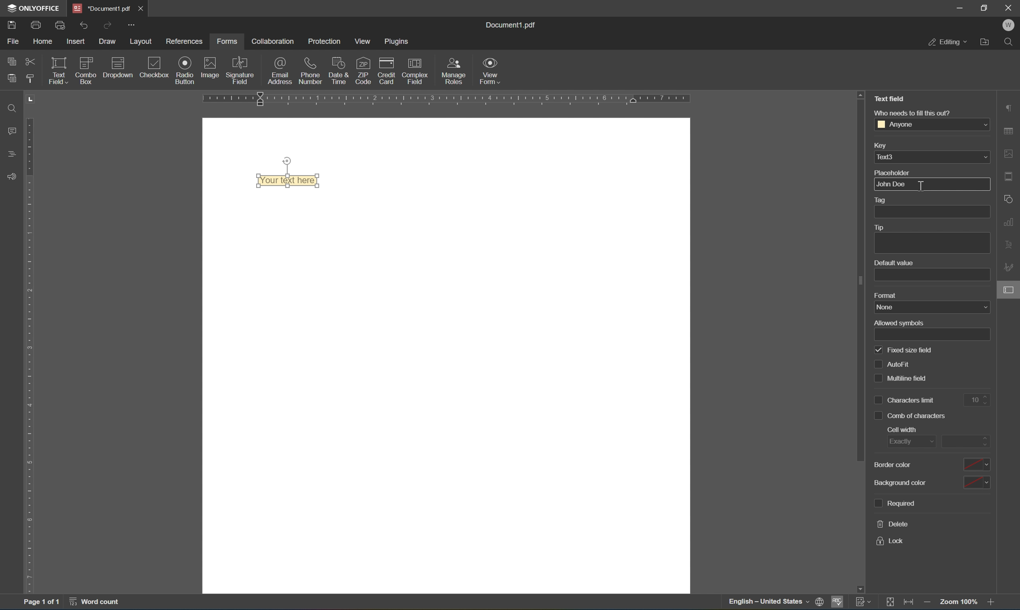 The width and height of the screenshot is (1020, 610). I want to click on references, so click(185, 42).